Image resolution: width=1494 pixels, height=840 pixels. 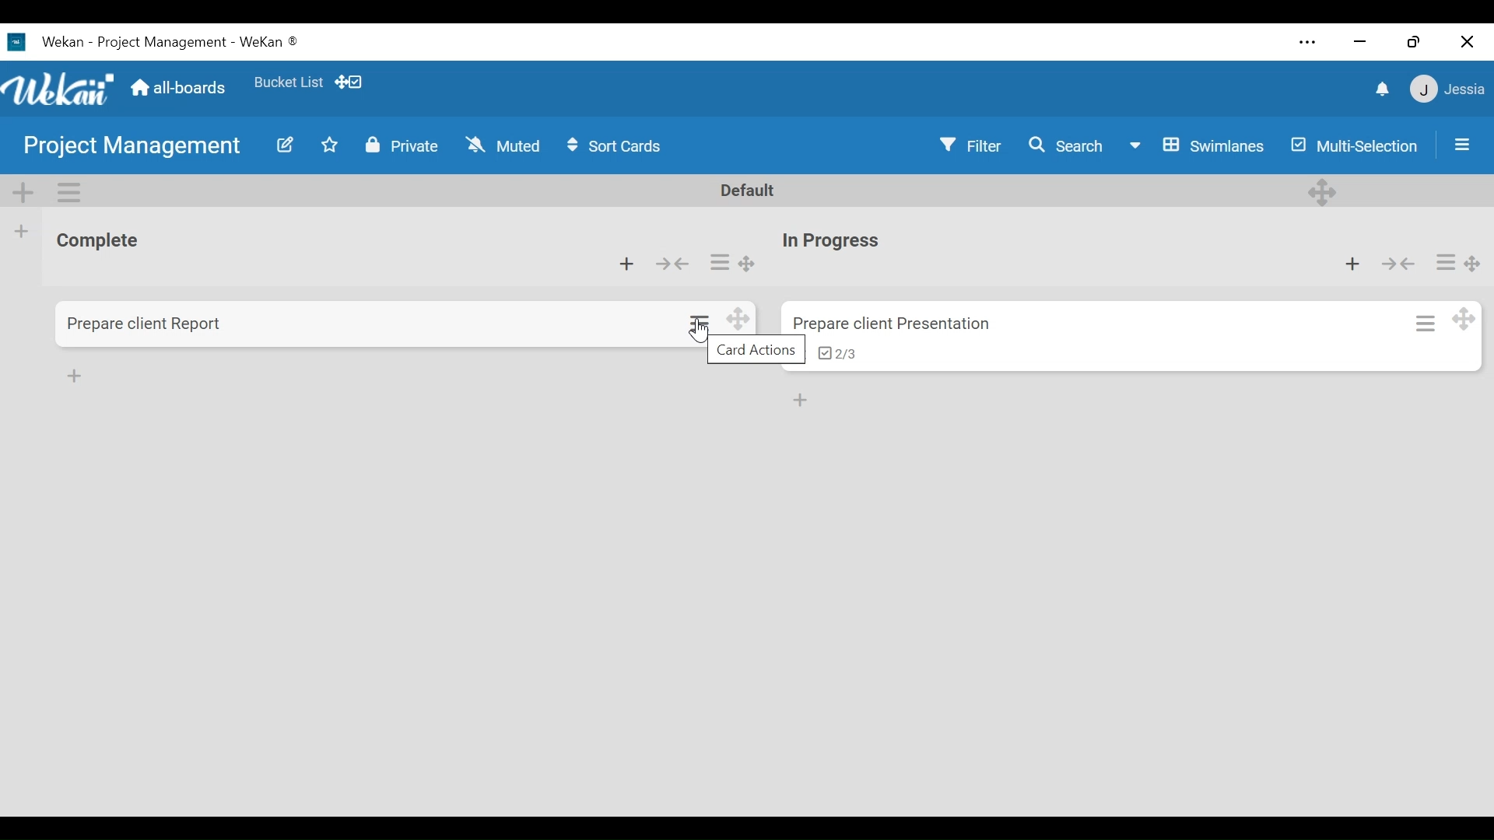 I want to click on Go to Home View (all-boards), so click(x=176, y=88).